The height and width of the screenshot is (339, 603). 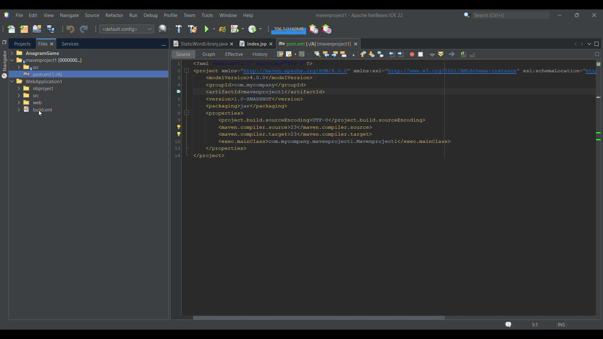 I want to click on Collapse/Expand, so click(x=15, y=96).